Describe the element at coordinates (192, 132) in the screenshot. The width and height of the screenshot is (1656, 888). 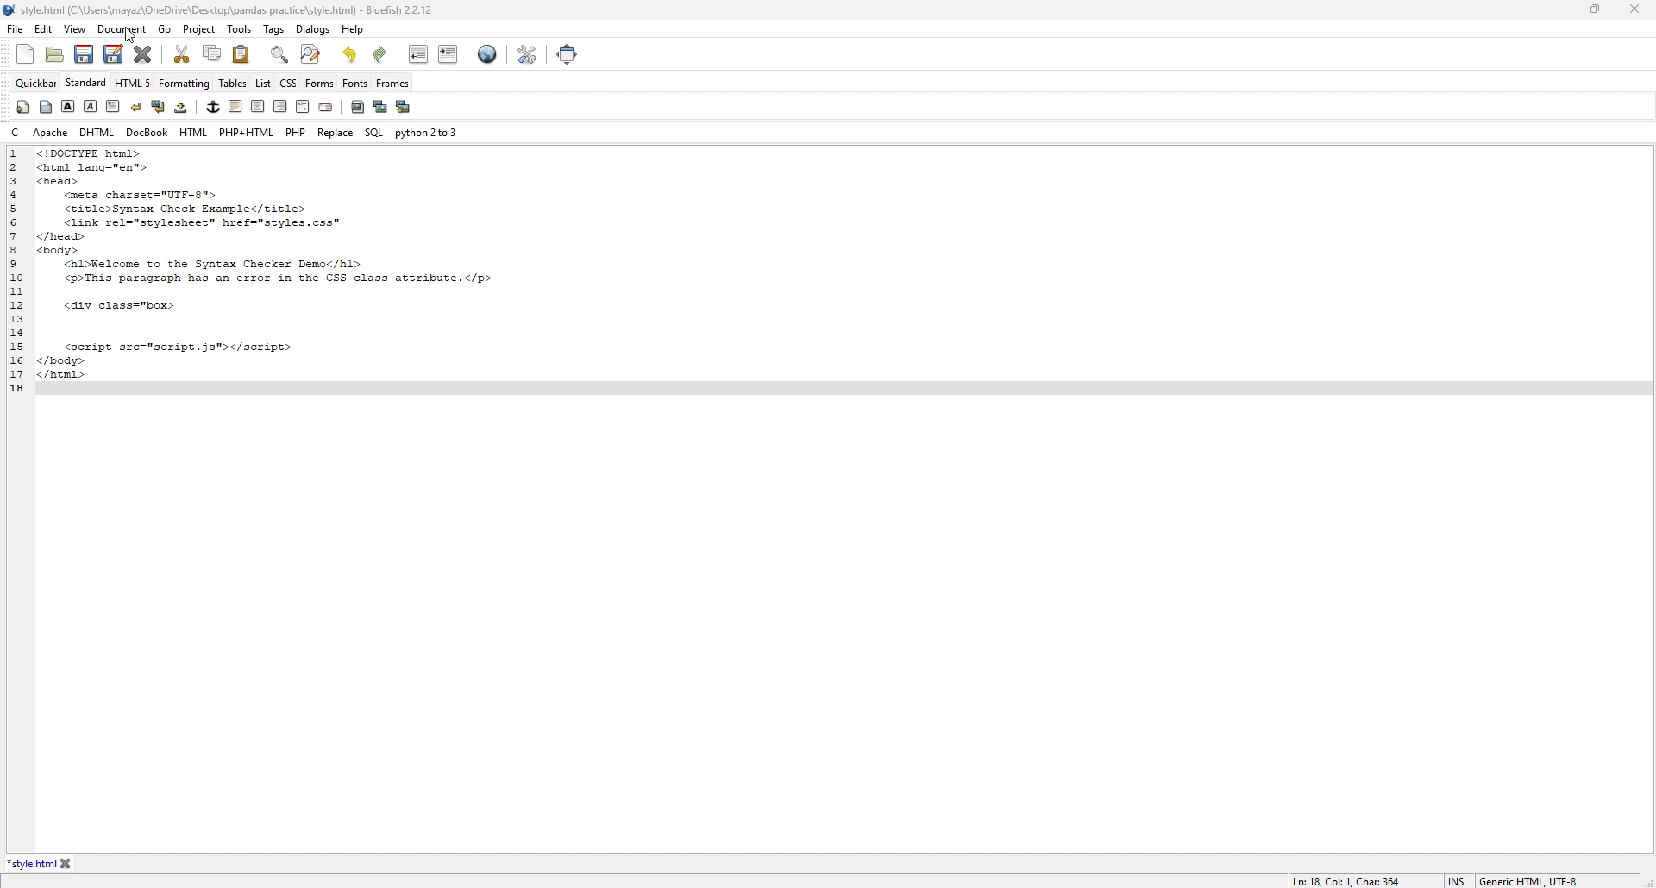
I see `html` at that location.